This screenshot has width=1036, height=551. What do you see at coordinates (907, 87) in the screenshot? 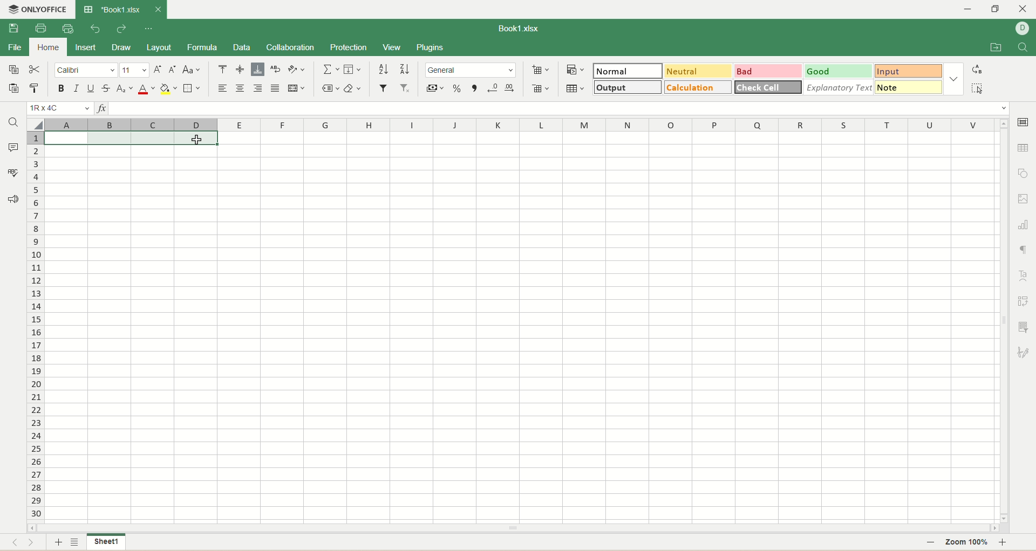
I see `note` at bounding box center [907, 87].